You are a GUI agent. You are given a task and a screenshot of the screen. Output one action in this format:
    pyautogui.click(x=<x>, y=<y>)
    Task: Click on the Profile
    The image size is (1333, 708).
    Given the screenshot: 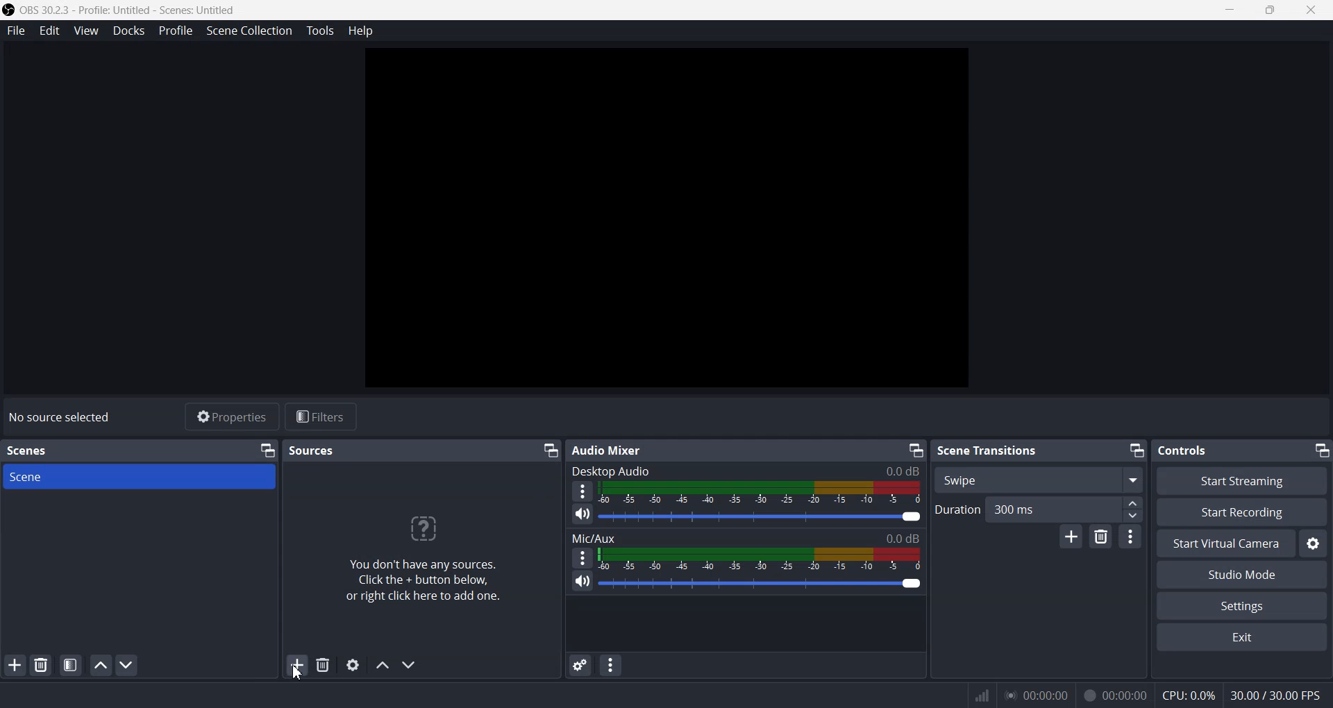 What is the action you would take?
    pyautogui.click(x=176, y=31)
    